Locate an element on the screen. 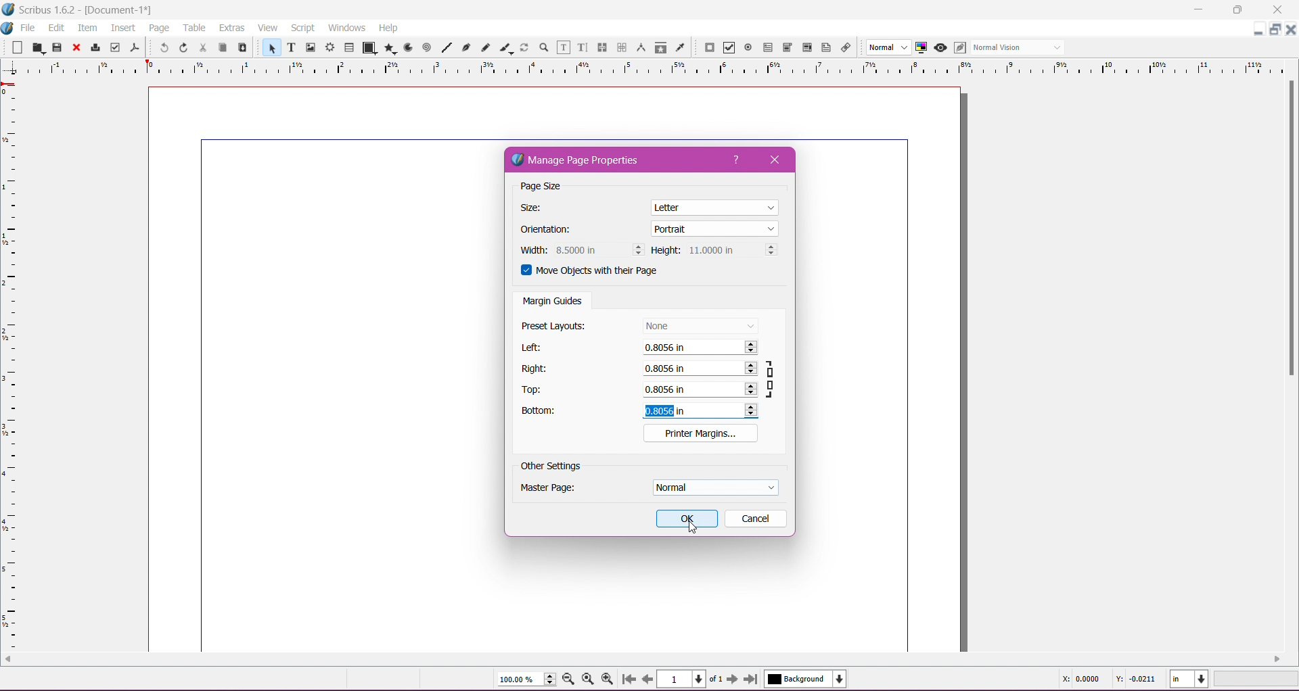  Link Annotation is located at coordinates (847, 49).